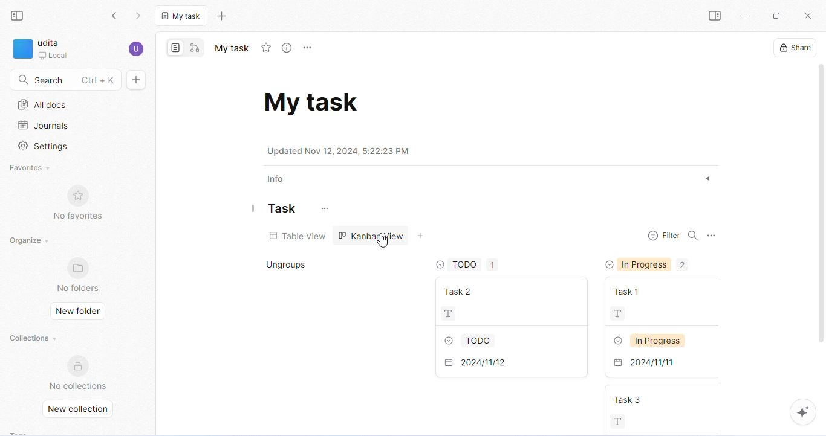  What do you see at coordinates (288, 49) in the screenshot?
I see `view info` at bounding box center [288, 49].